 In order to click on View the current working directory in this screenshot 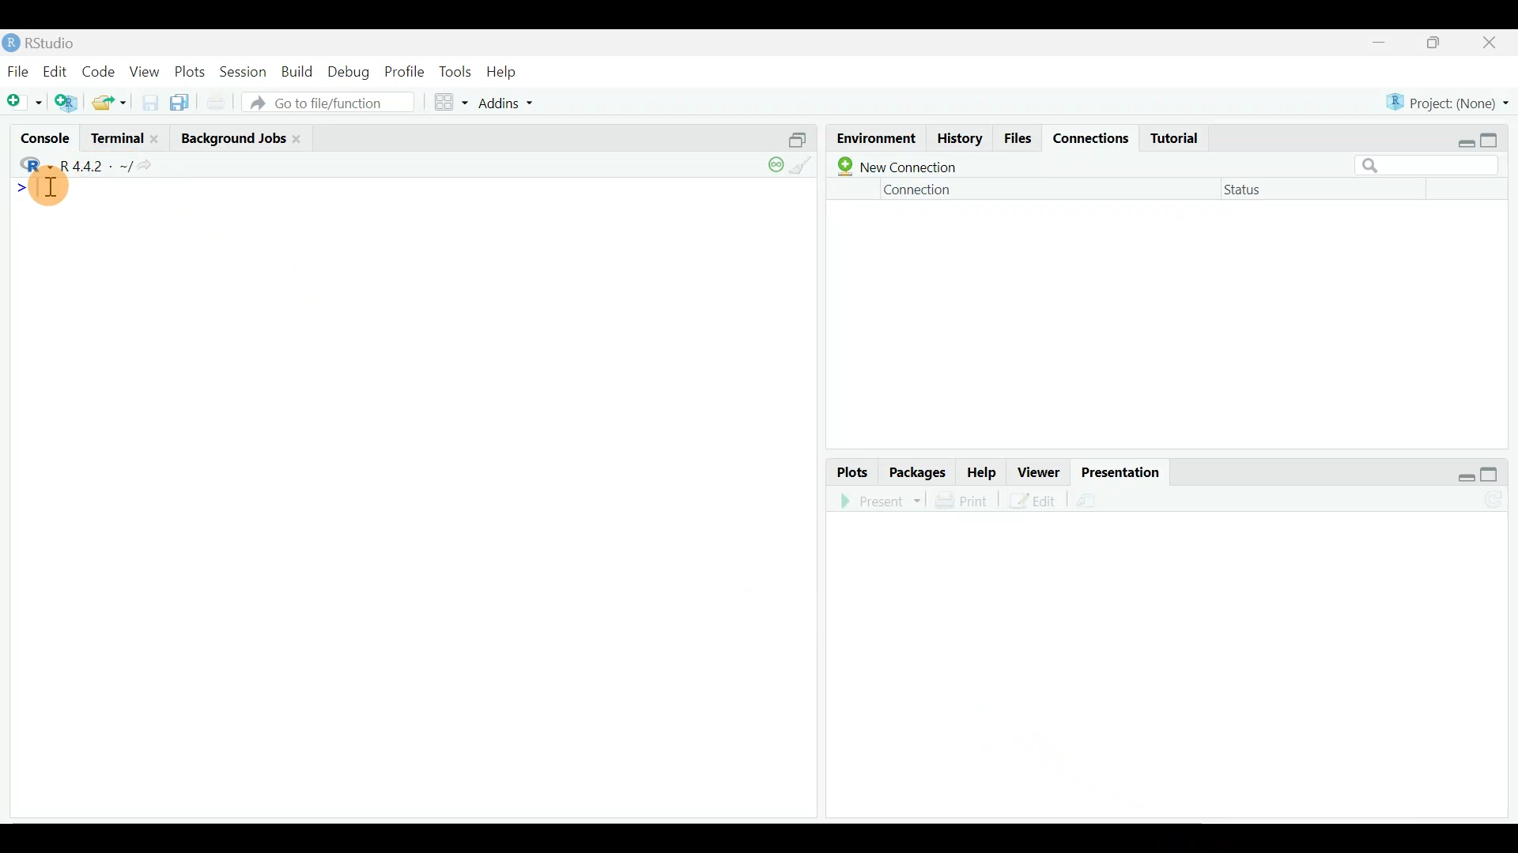, I will do `click(155, 164)`.